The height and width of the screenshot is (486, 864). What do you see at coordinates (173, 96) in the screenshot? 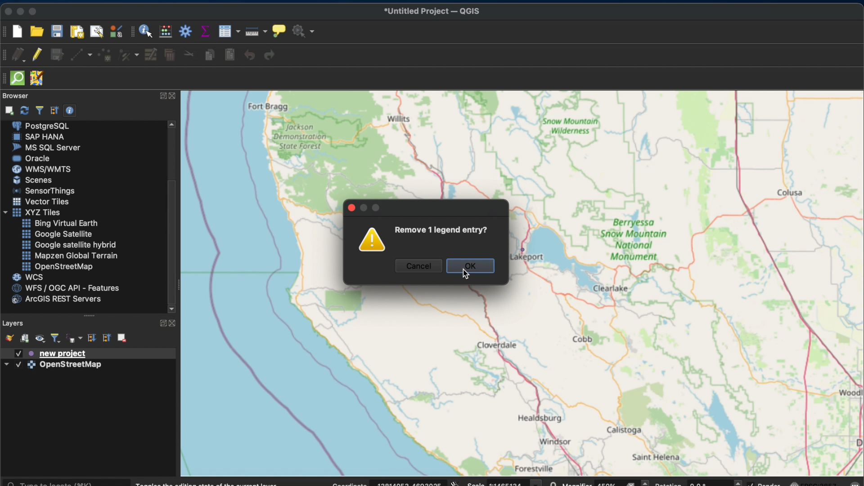
I see `CONTRACT` at bounding box center [173, 96].